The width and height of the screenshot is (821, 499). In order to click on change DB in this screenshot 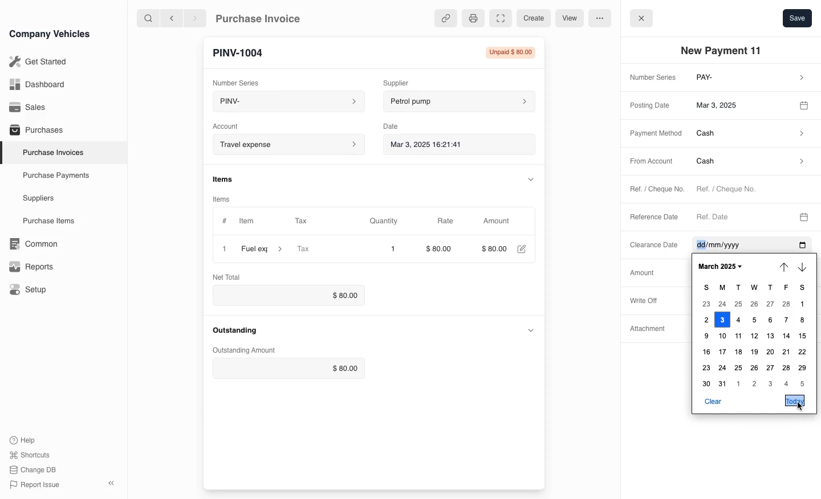, I will do `click(34, 470)`.